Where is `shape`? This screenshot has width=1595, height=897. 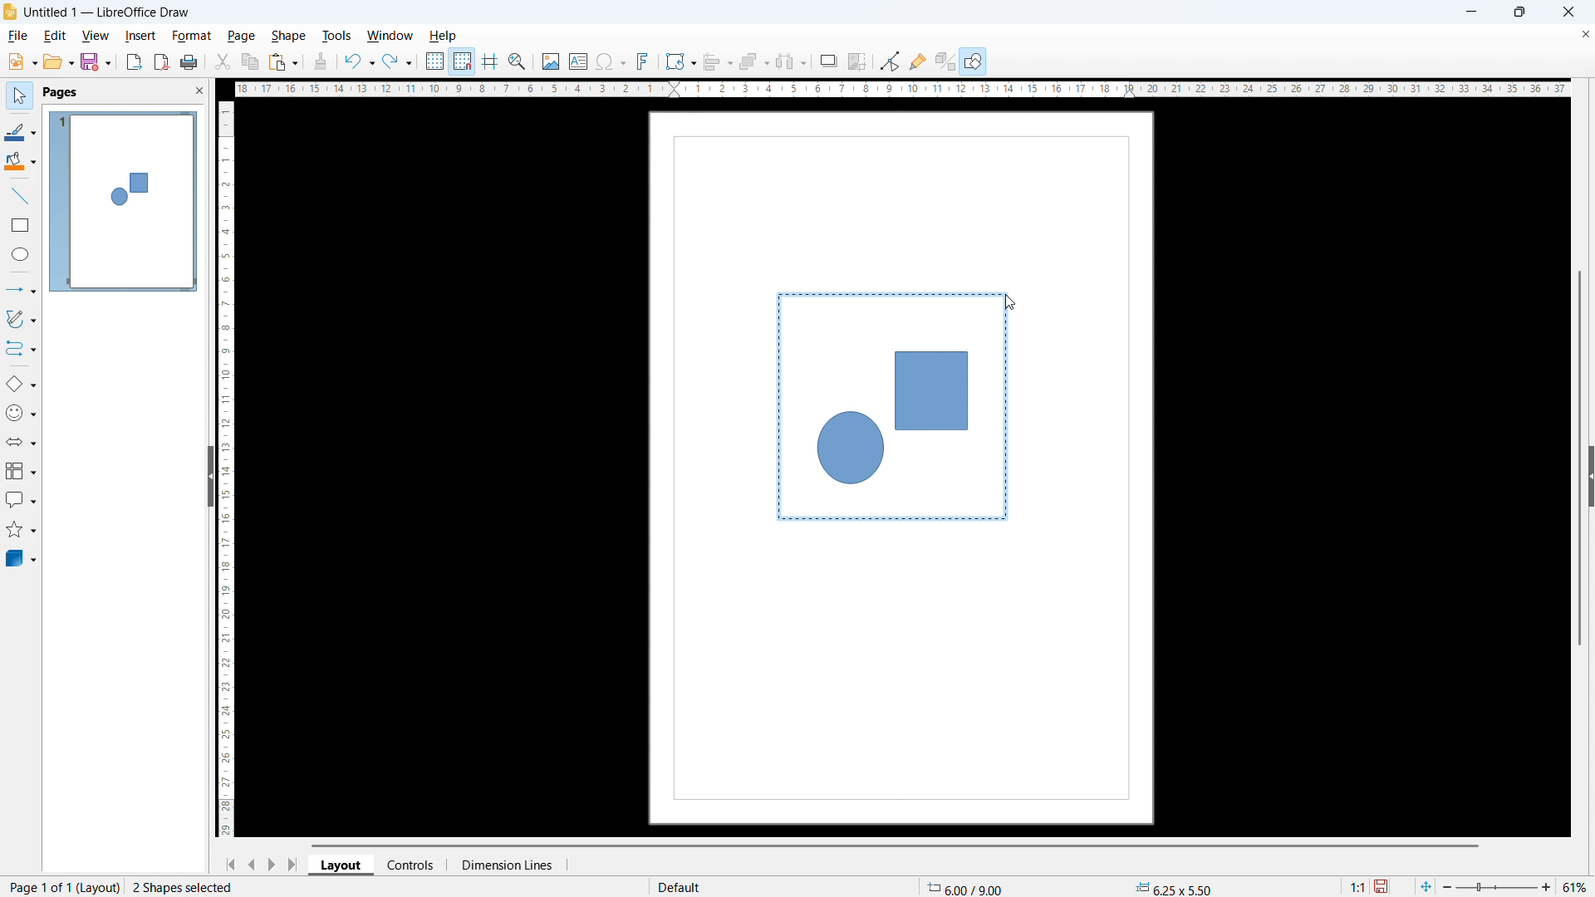
shape is located at coordinates (289, 36).